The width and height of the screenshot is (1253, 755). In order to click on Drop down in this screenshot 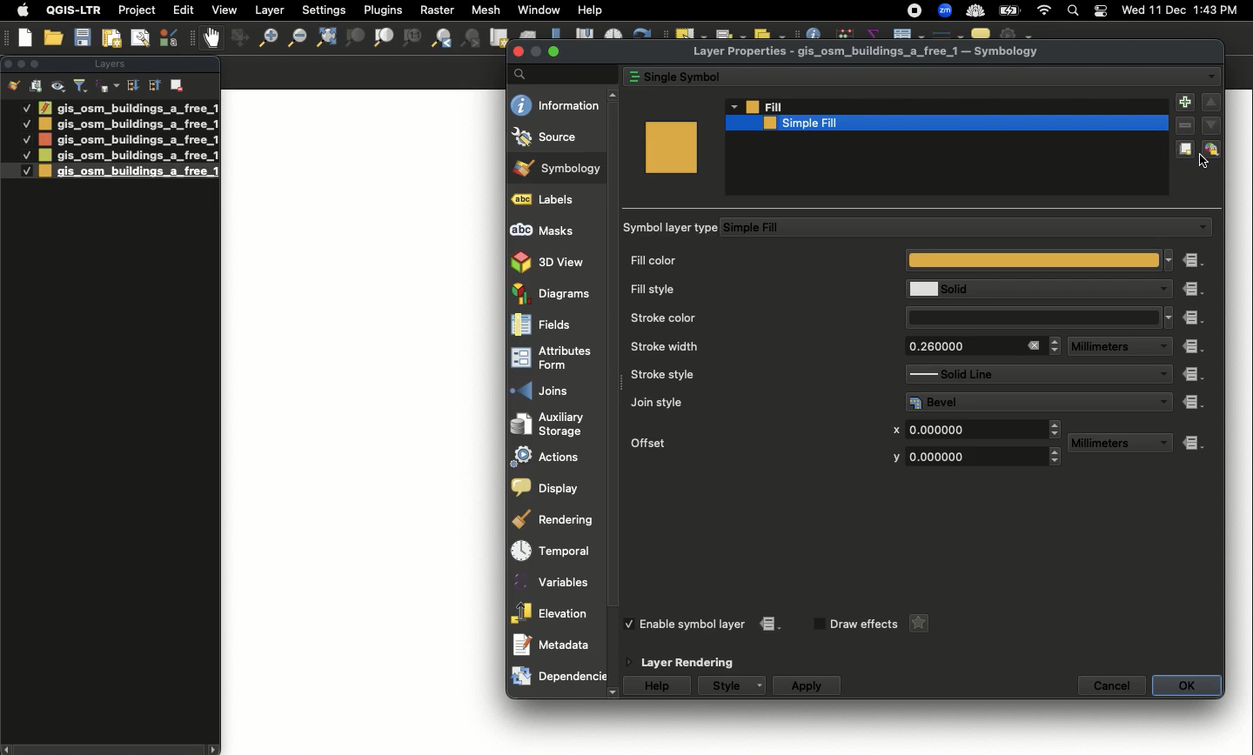, I will do `click(762, 685)`.